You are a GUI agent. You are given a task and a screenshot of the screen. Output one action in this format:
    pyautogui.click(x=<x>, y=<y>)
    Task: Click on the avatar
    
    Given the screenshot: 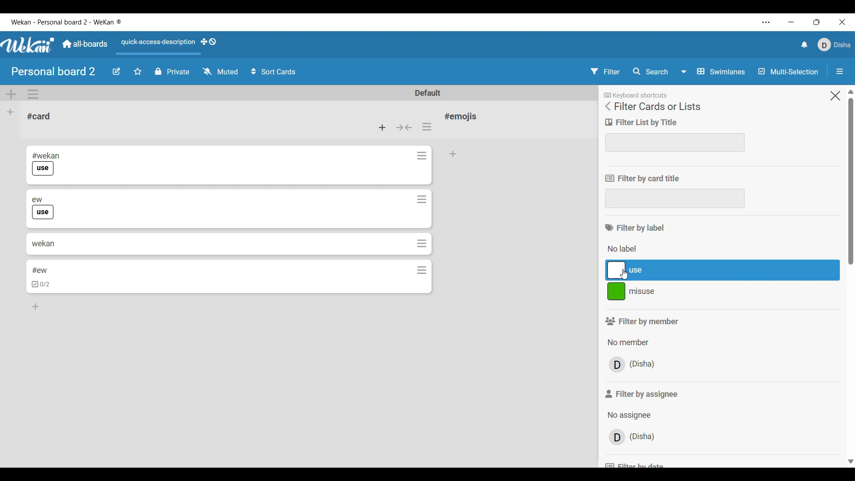 What is the action you would take?
    pyautogui.click(x=617, y=438)
    